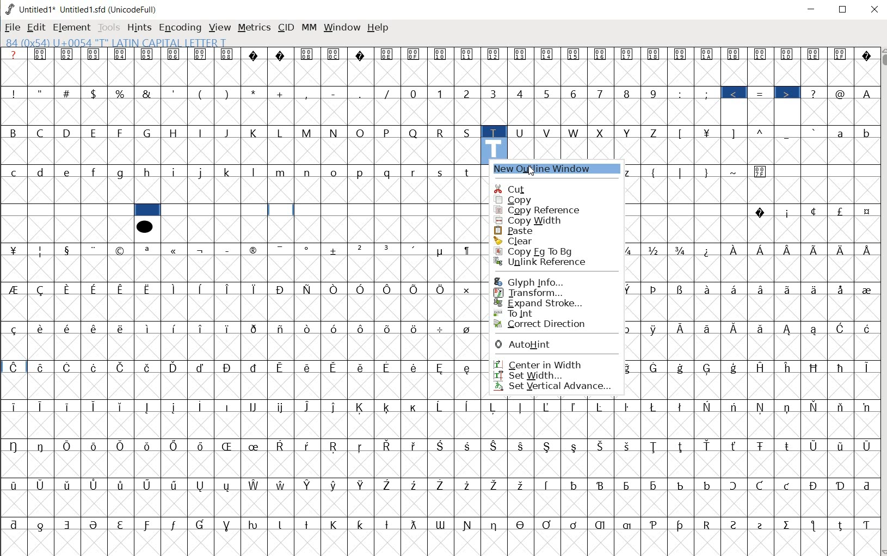  I want to click on Symbol, so click(387, 249).